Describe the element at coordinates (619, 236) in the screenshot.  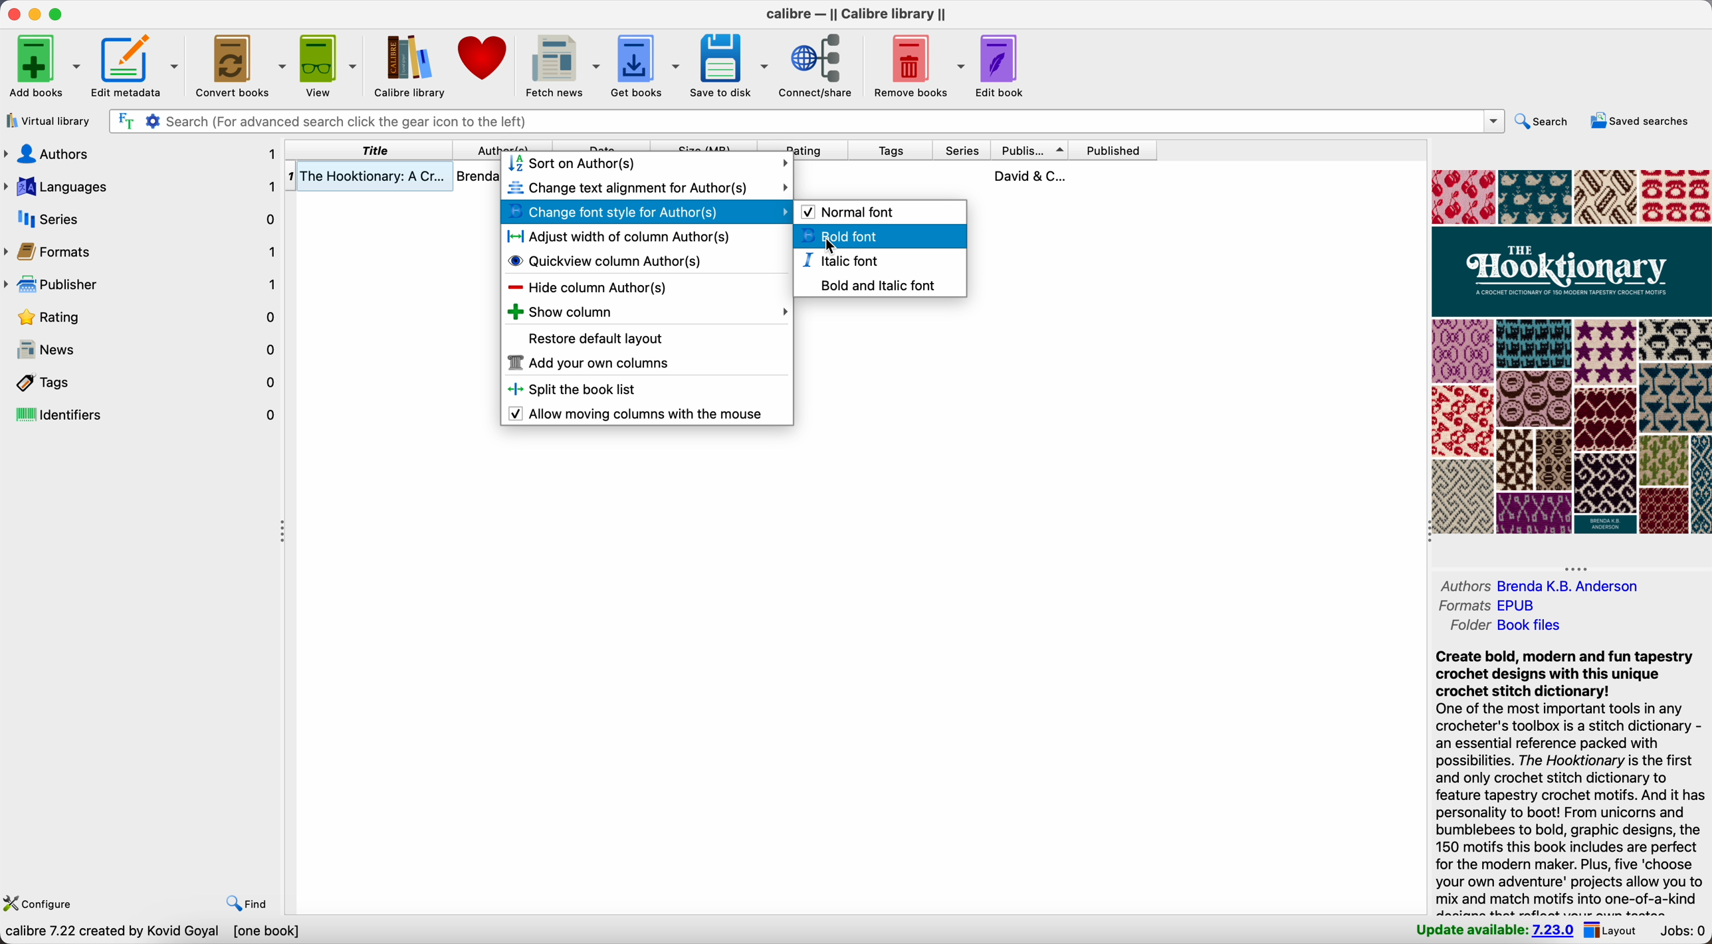
I see `adjust width of column author(s)` at that location.